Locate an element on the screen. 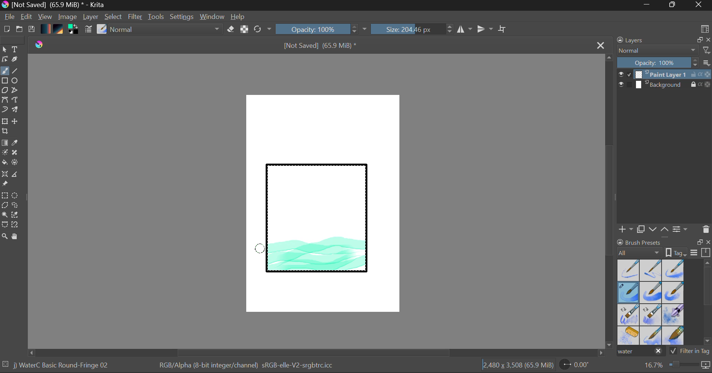 This screenshot has height=373, width=712. Fill Gradient is located at coordinates (5, 142).